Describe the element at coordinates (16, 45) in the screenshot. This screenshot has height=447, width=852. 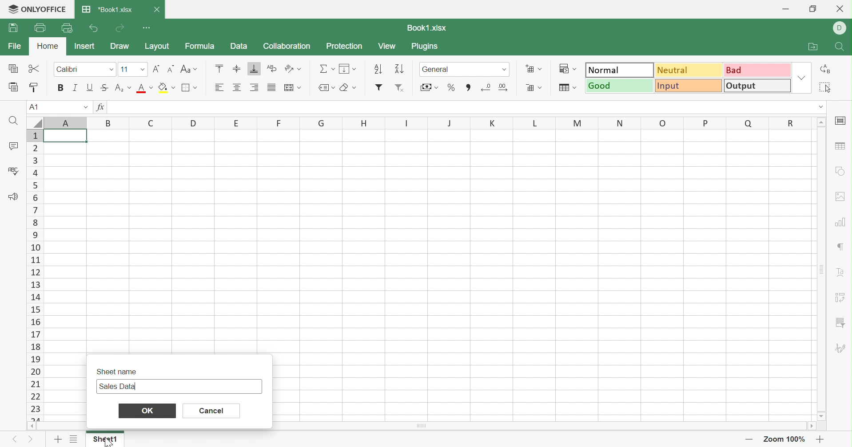
I see `File` at that location.